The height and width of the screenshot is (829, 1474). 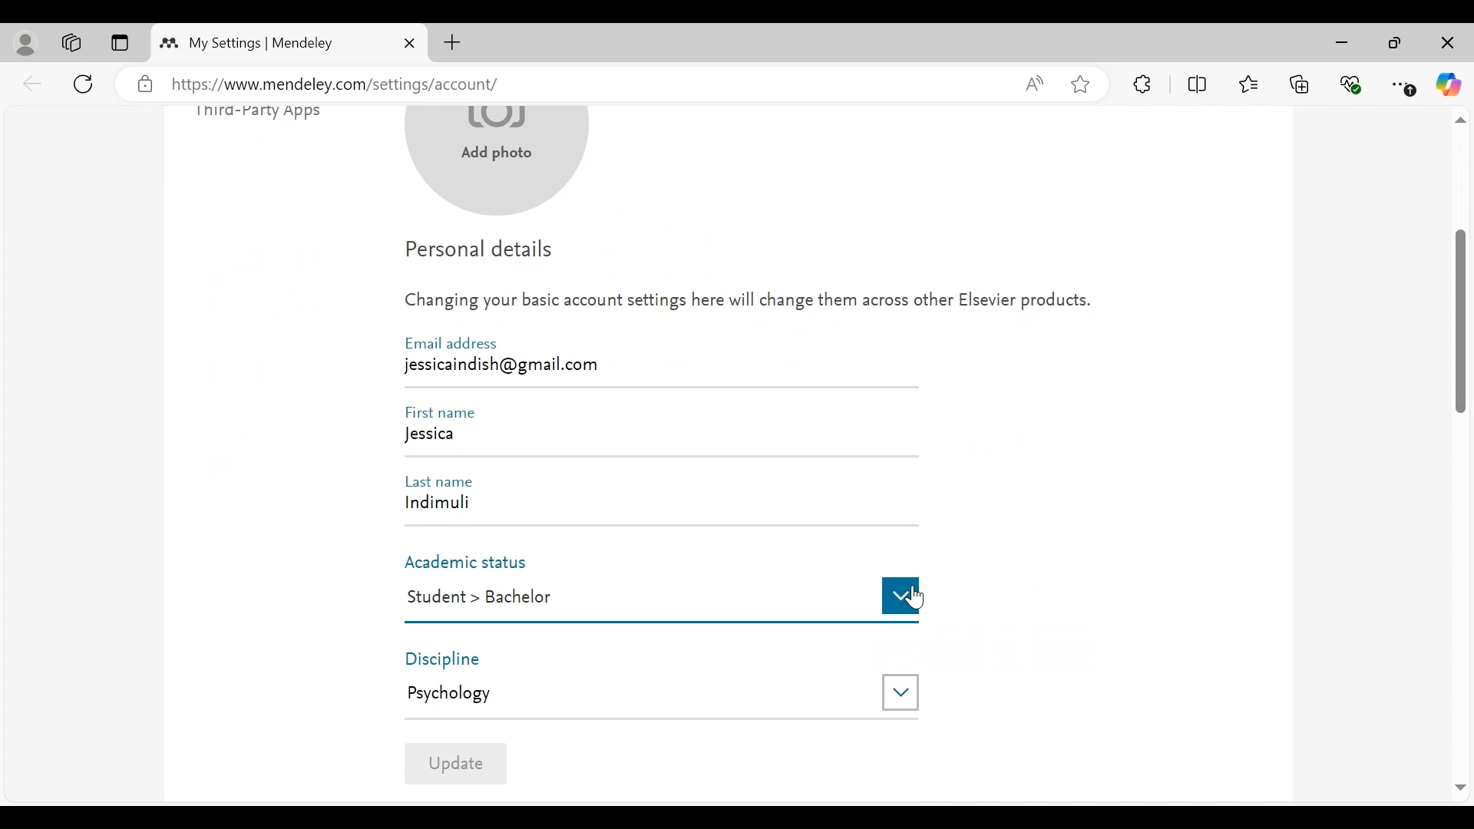 What do you see at coordinates (261, 43) in the screenshot?
I see `My Settings | Mendeley` at bounding box center [261, 43].